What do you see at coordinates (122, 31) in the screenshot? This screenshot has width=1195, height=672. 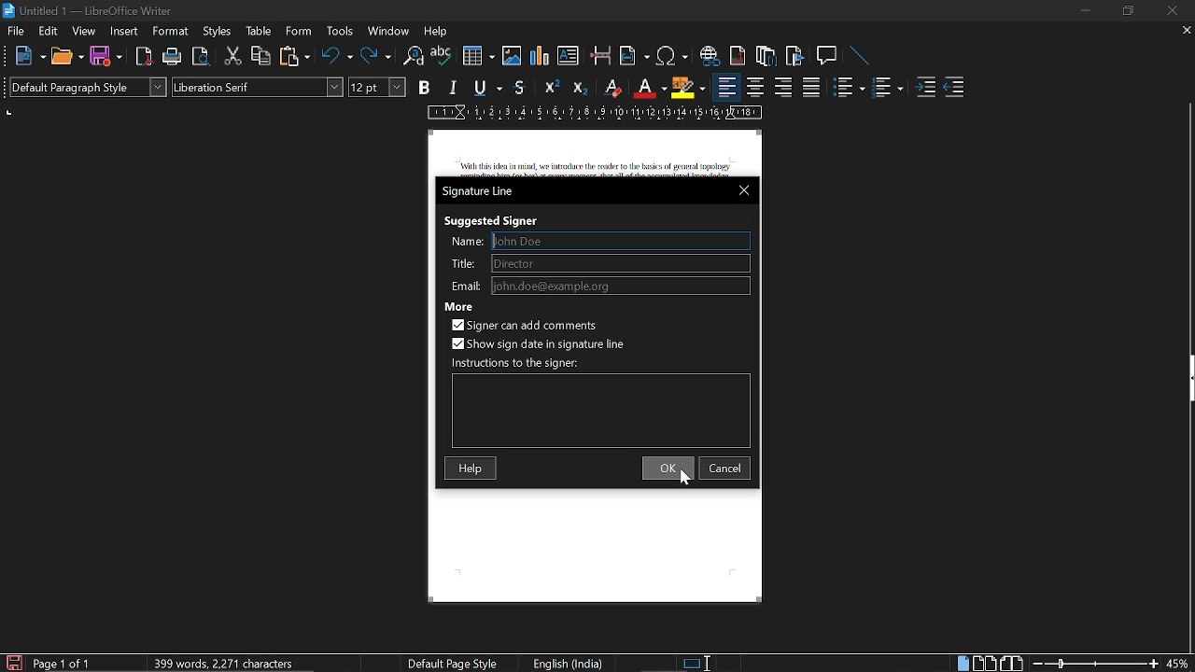 I see `insert` at bounding box center [122, 31].